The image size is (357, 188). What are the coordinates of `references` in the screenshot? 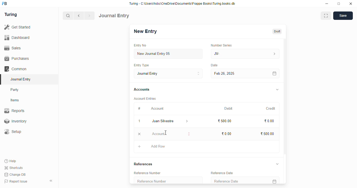 It's located at (143, 164).